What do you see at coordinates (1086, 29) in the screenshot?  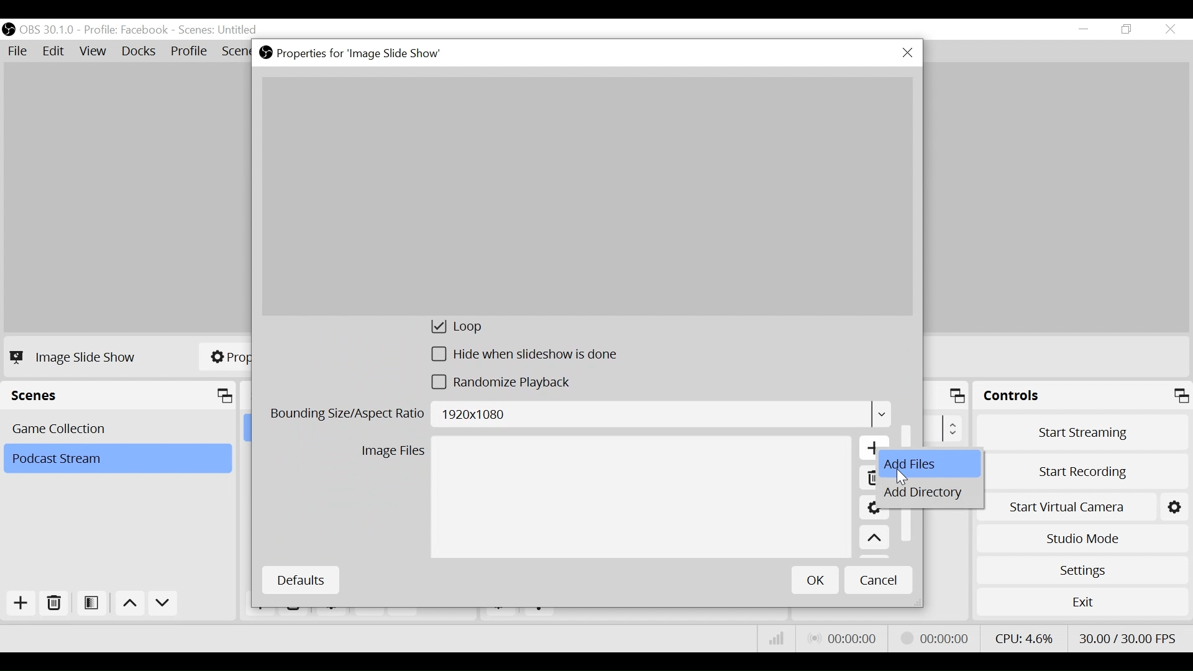 I see `minimize` at bounding box center [1086, 29].